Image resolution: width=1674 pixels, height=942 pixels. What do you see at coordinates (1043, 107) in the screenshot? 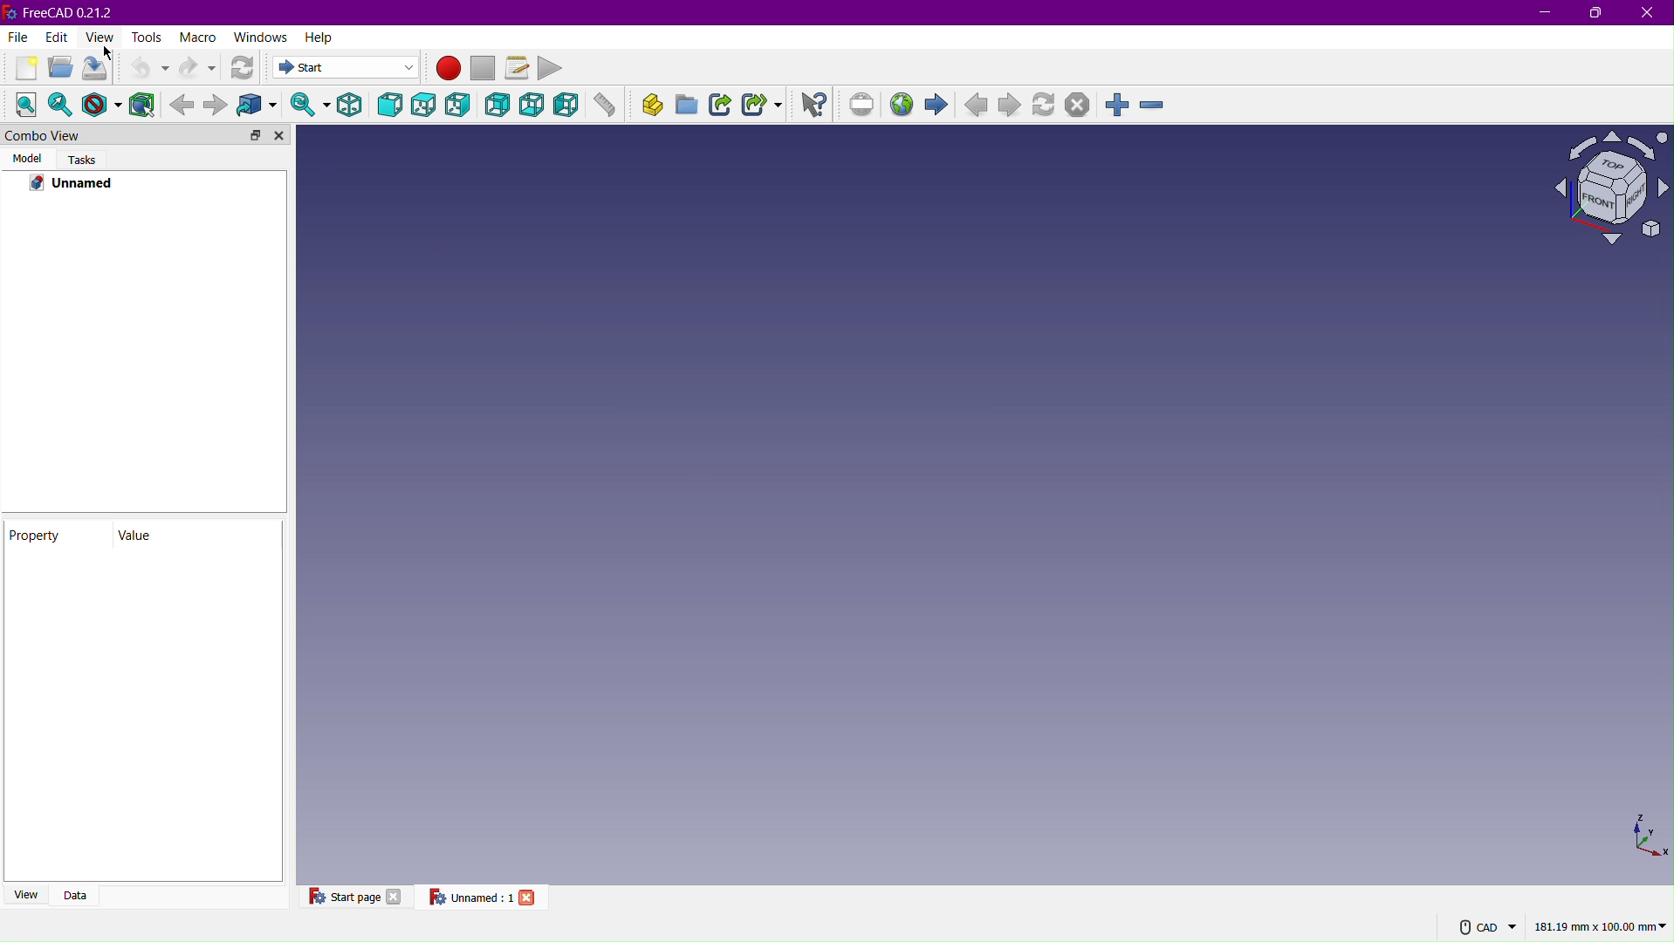
I see `Refresh page` at bounding box center [1043, 107].